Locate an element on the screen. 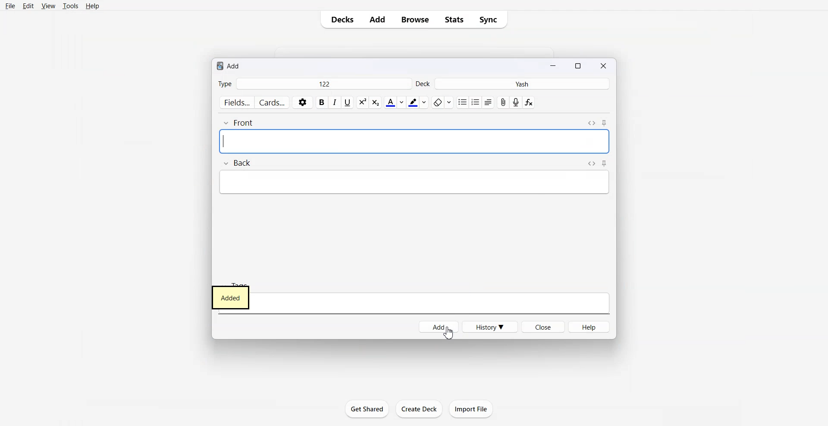  Deck is located at coordinates (423, 83).